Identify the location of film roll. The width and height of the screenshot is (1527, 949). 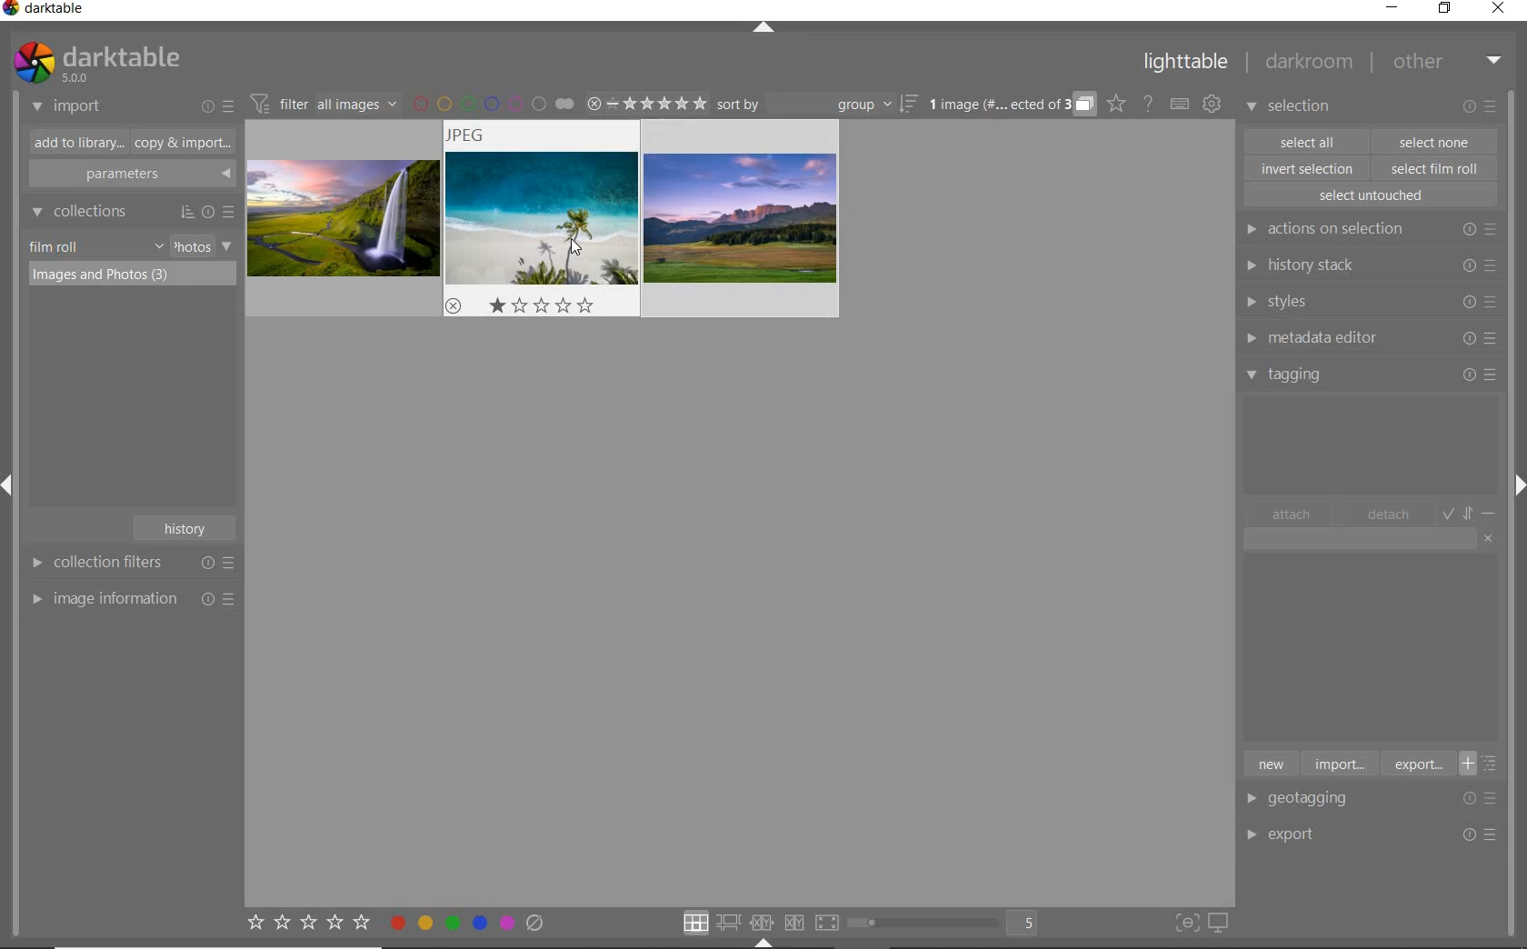
(55, 246).